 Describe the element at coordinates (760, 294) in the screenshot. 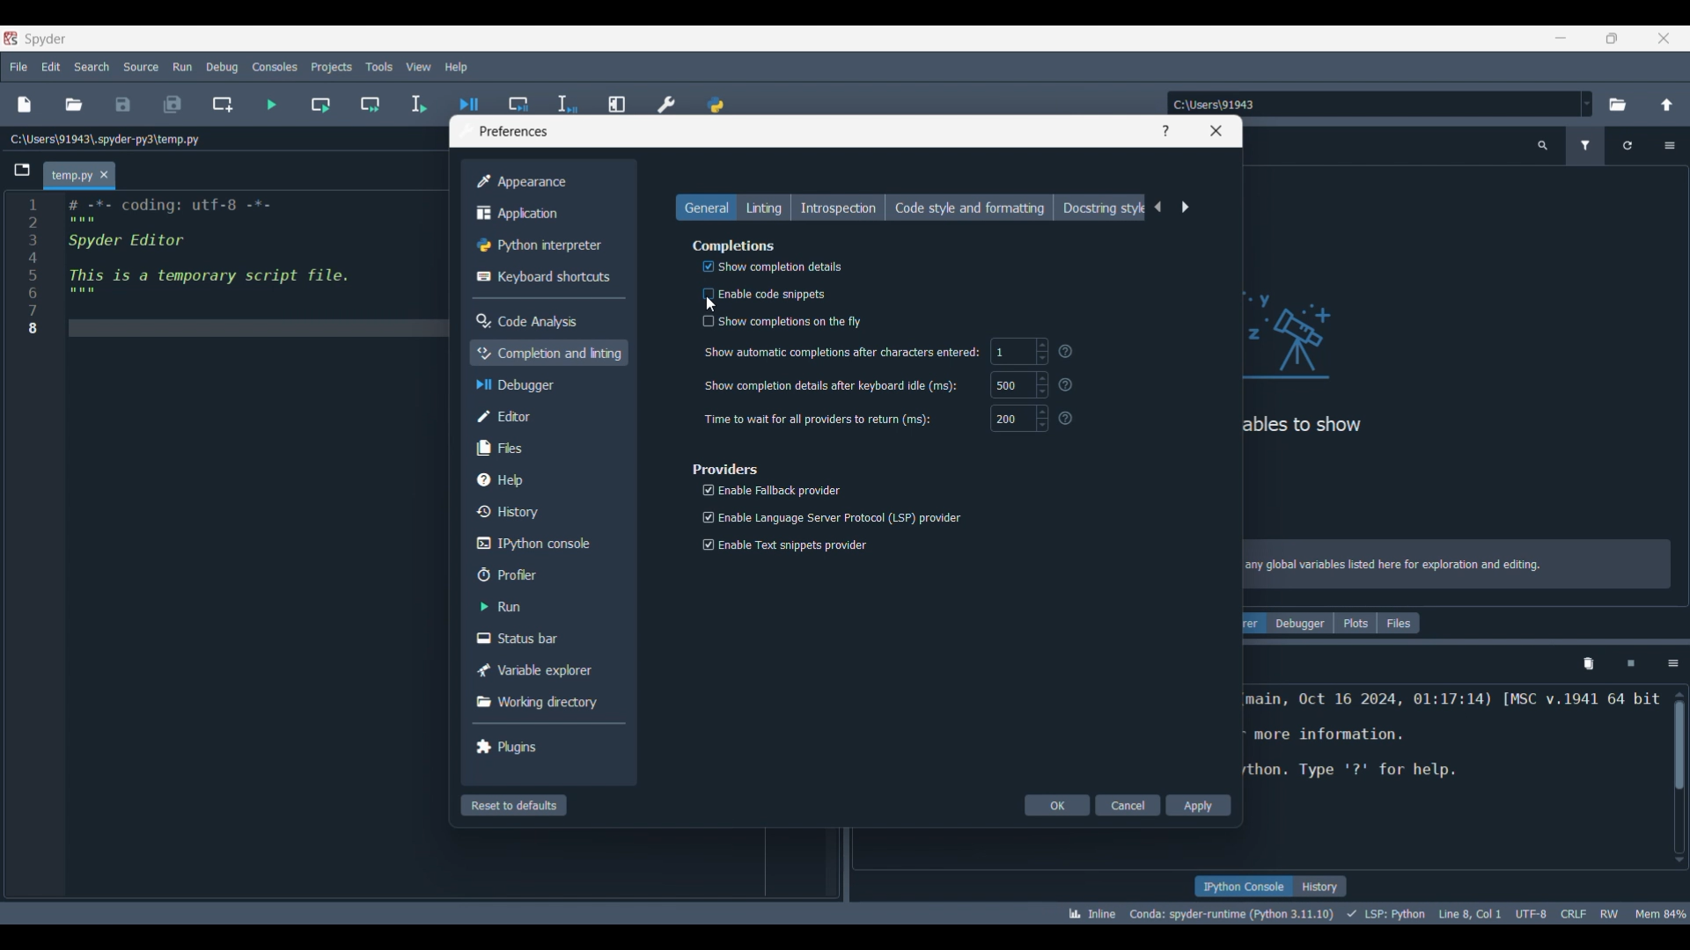

I see `Enable code snippets` at that location.